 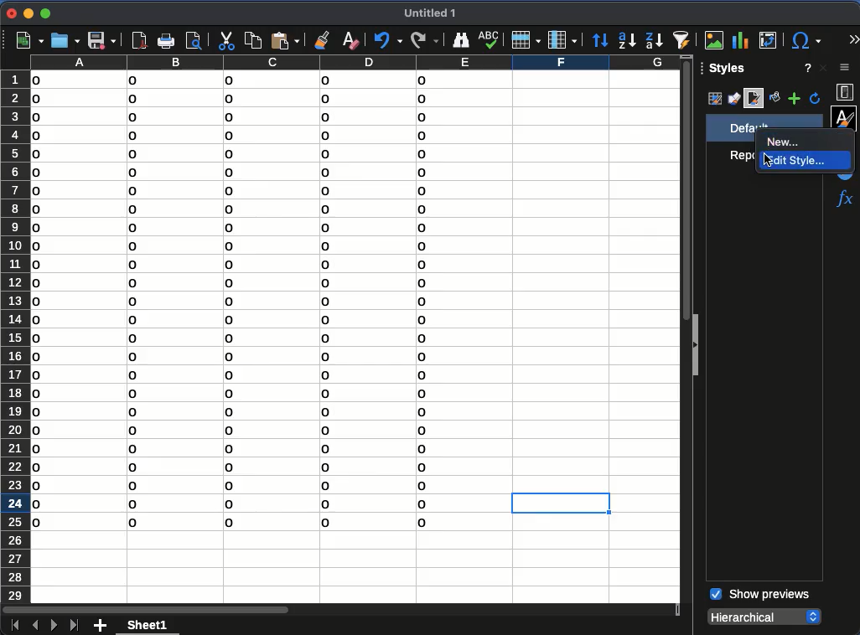 What do you see at coordinates (433, 14) in the screenshot?
I see `untitled` at bounding box center [433, 14].